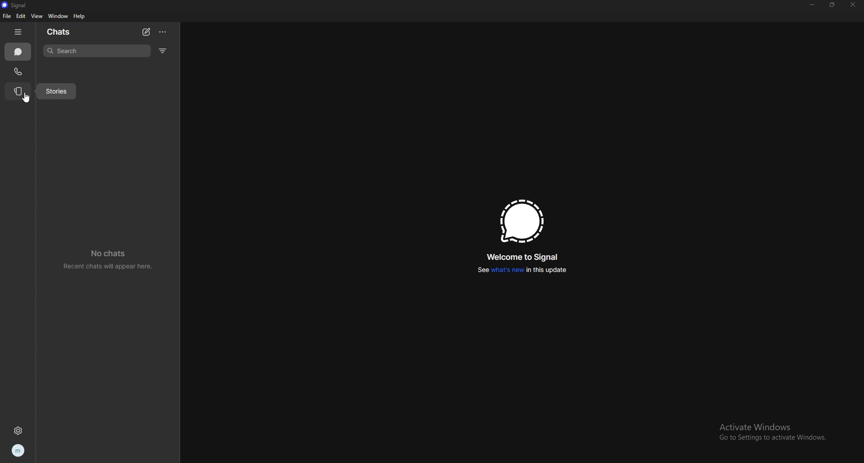  I want to click on cursor, so click(27, 98).